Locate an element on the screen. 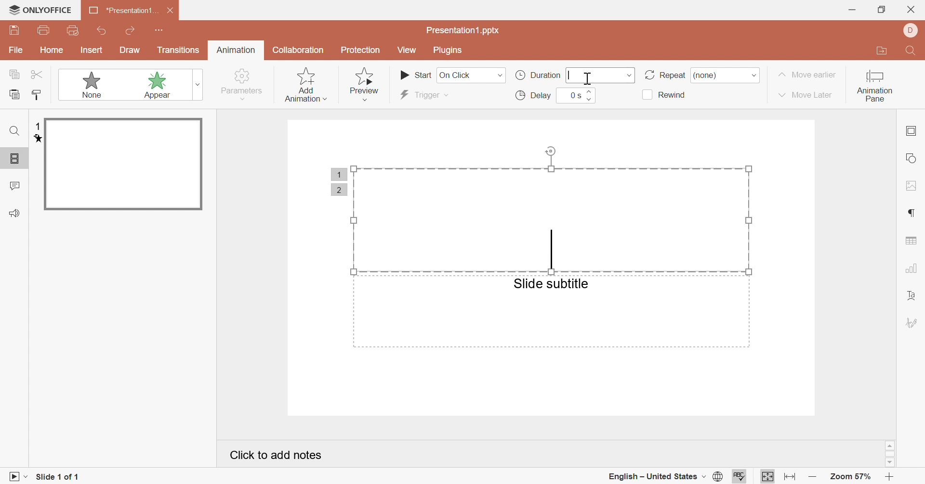 The image size is (925, 484). save is located at coordinates (14, 30).